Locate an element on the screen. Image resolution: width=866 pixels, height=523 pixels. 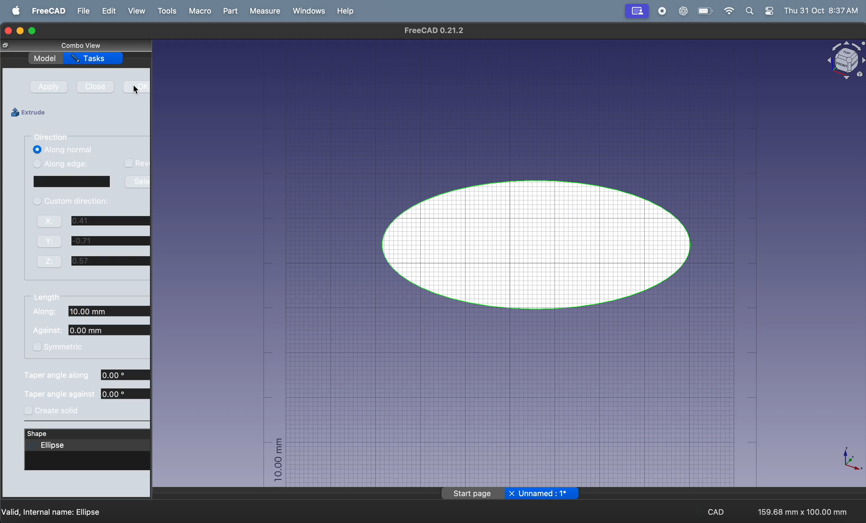
color is located at coordinates (71, 182).